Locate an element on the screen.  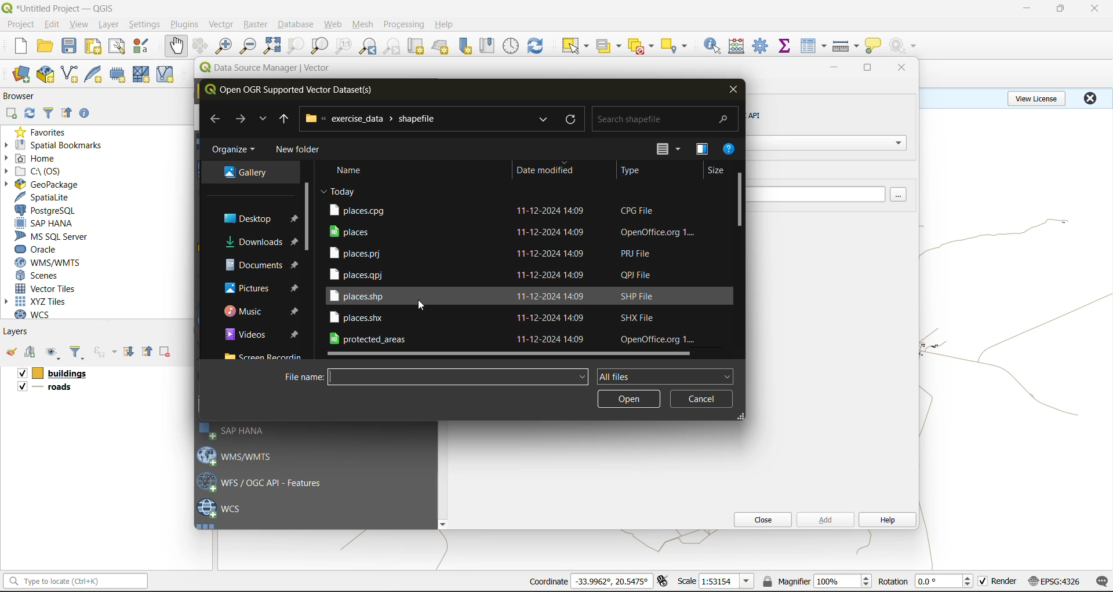
close is located at coordinates (1096, 9).